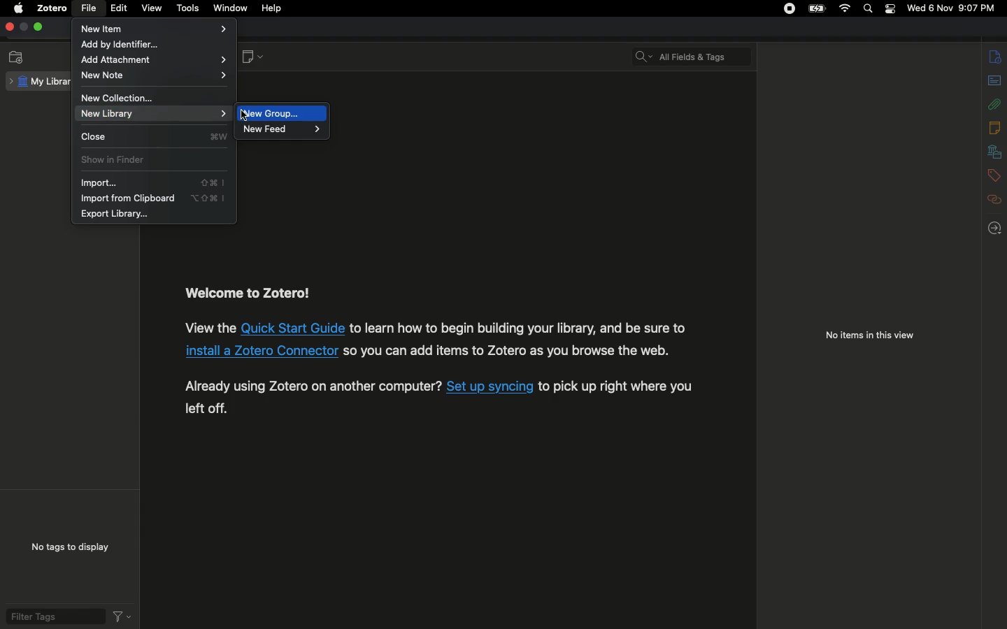 This screenshot has width=1007, height=629. I want to click on to pick up right where you, so click(616, 387).